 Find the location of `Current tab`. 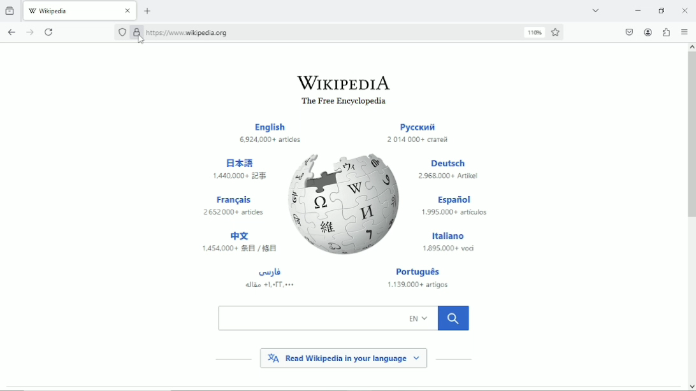

Current tab is located at coordinates (80, 10).